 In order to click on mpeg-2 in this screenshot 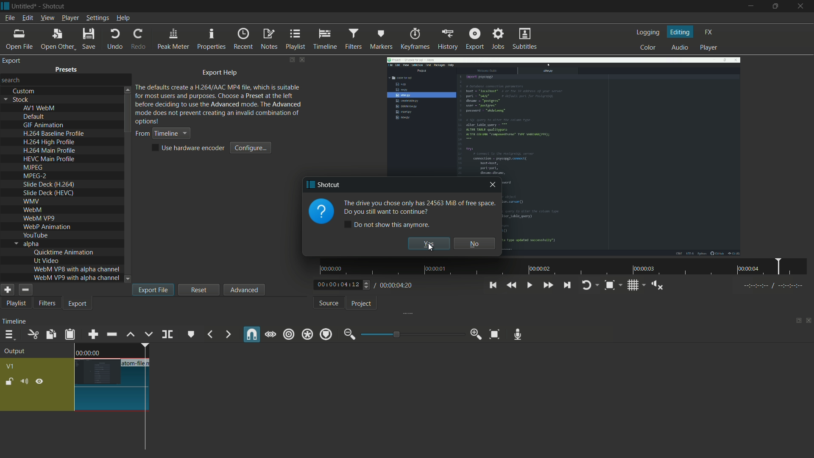, I will do `click(34, 176)`.